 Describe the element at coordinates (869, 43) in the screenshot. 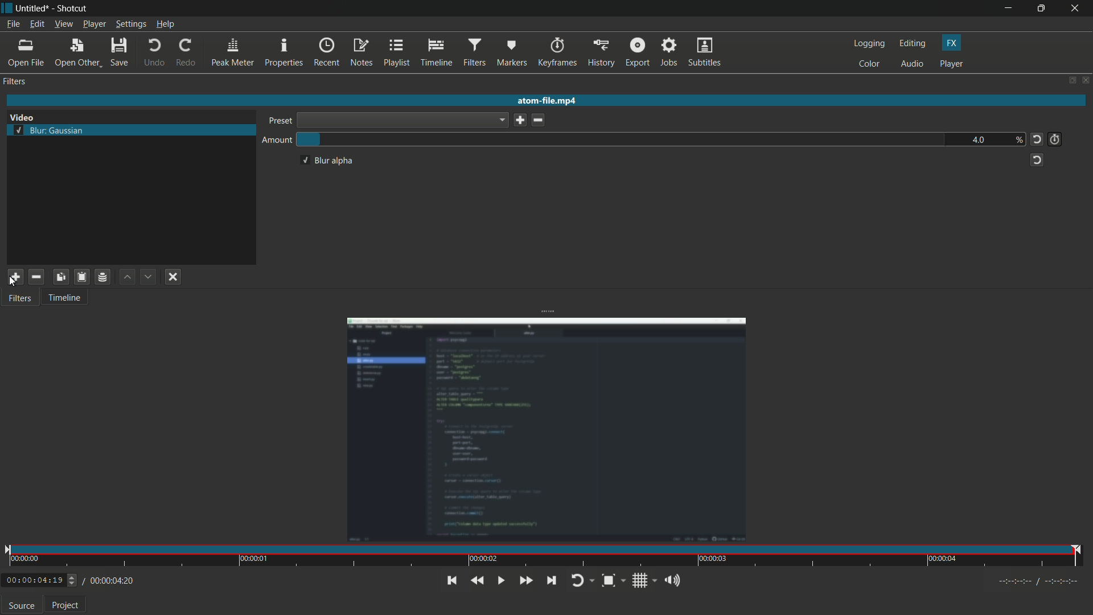

I see `logging` at that location.